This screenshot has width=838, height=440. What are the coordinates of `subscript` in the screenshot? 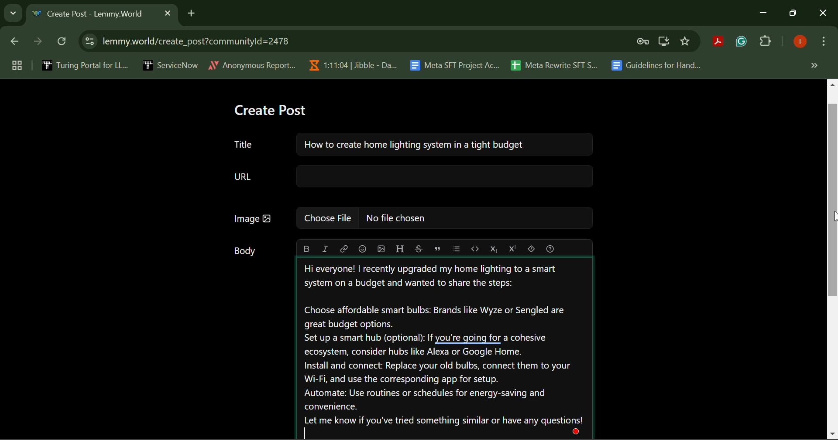 It's located at (495, 248).